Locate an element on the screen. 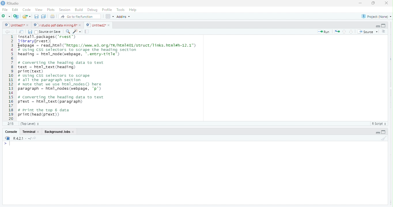 The image size is (393, 207). hide r script is located at coordinates (377, 133).